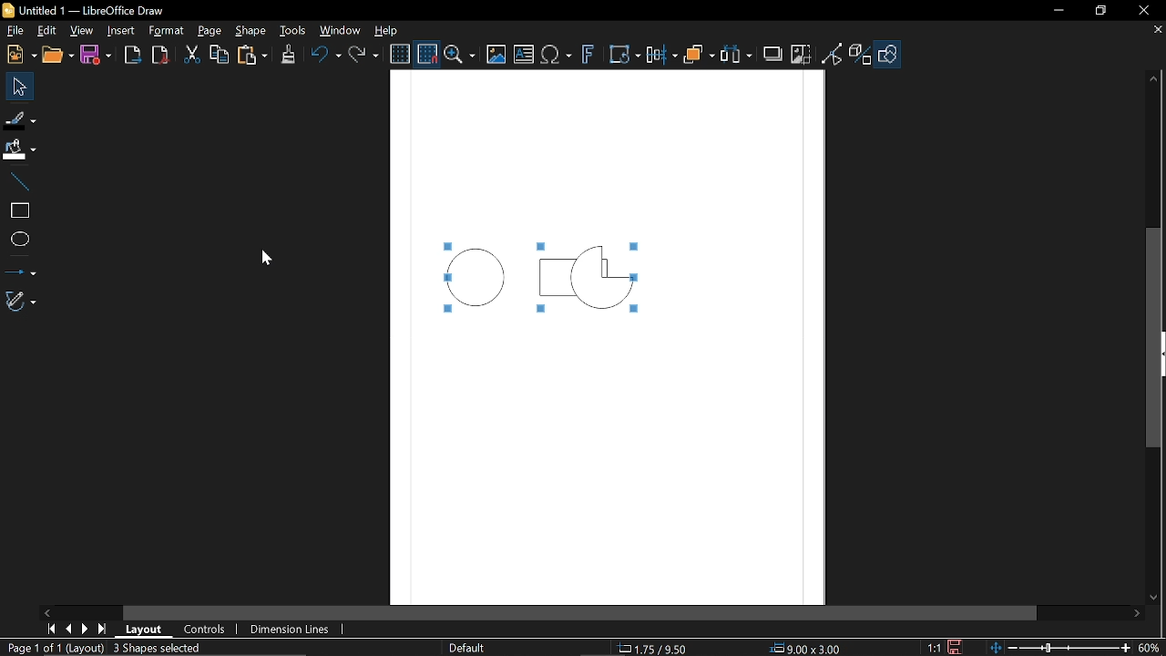  I want to click on Tools, so click(293, 31).